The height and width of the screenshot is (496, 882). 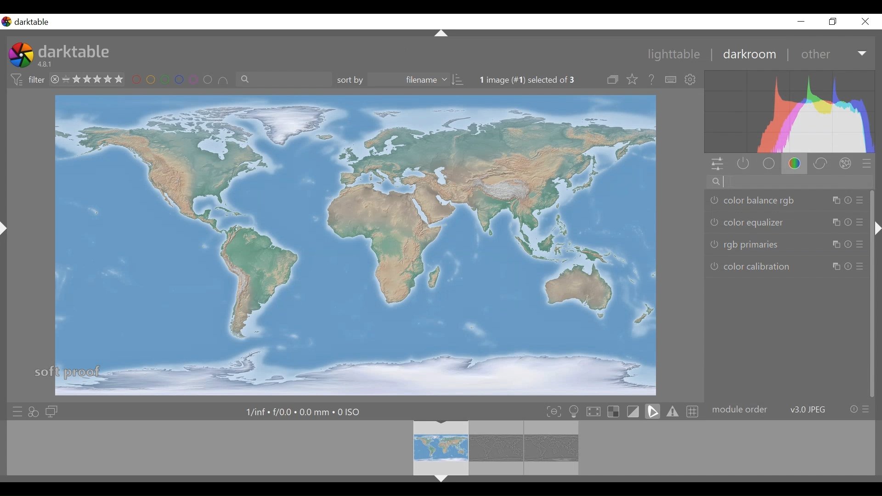 What do you see at coordinates (304, 411) in the screenshot?
I see `Maximum Exposure` at bounding box center [304, 411].